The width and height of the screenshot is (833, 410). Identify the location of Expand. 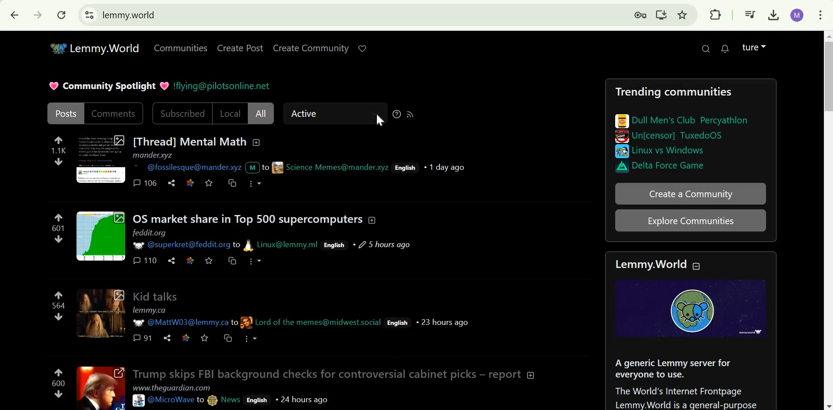
(102, 388).